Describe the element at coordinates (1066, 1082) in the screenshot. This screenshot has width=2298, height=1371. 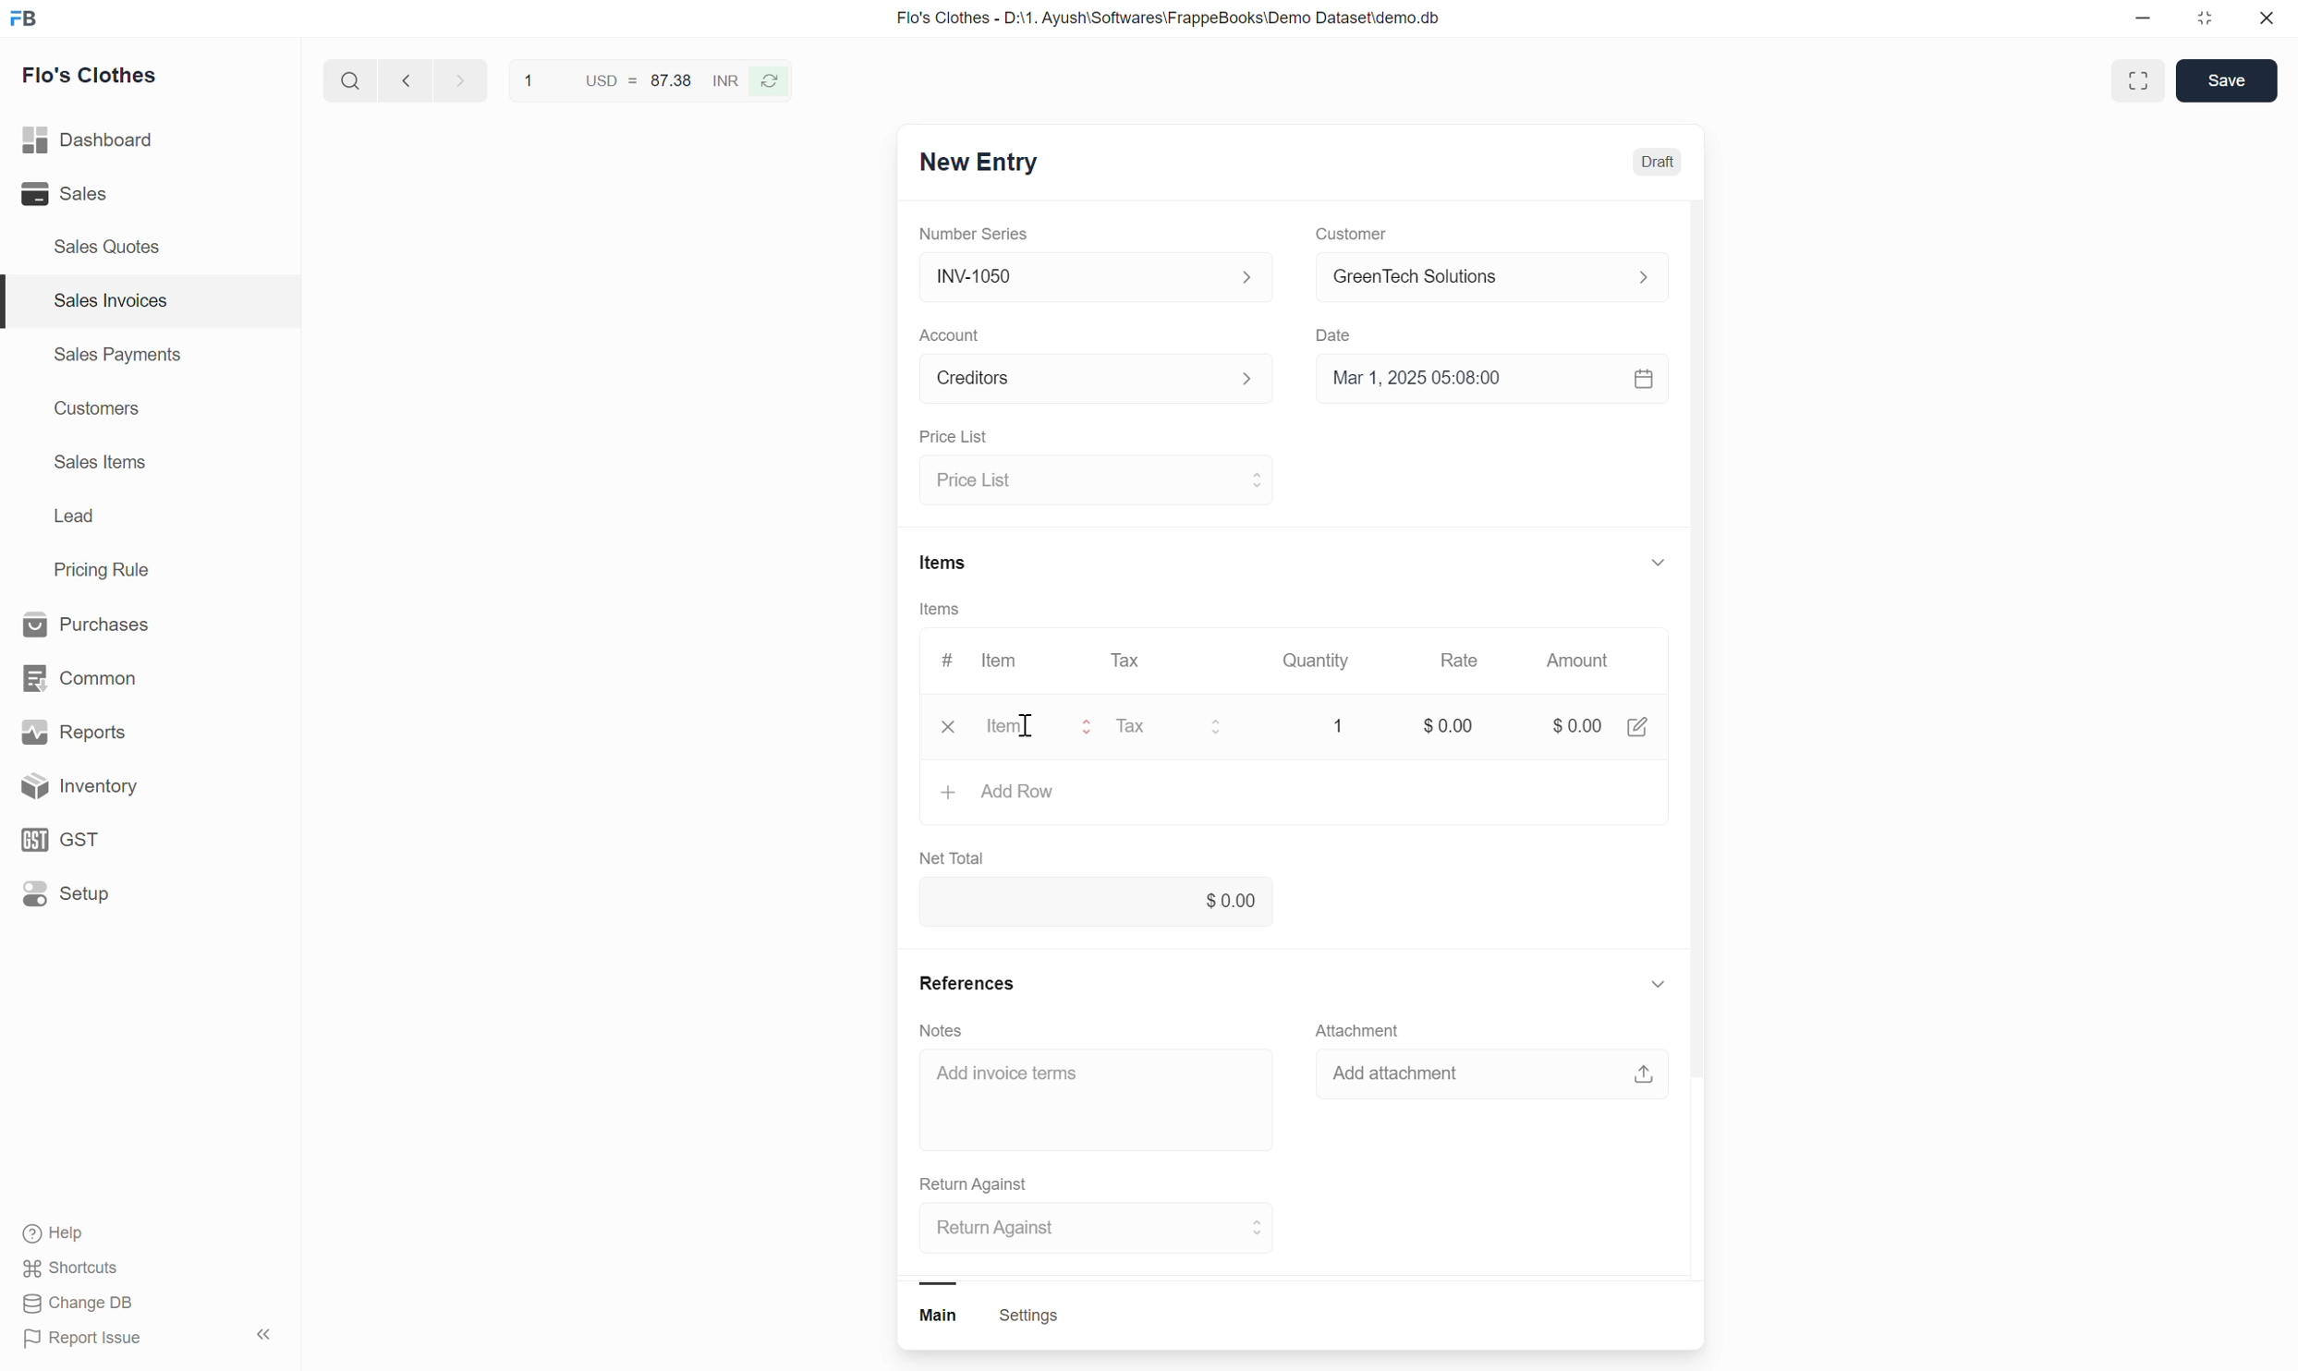
I see `Add invoice term input box` at that location.